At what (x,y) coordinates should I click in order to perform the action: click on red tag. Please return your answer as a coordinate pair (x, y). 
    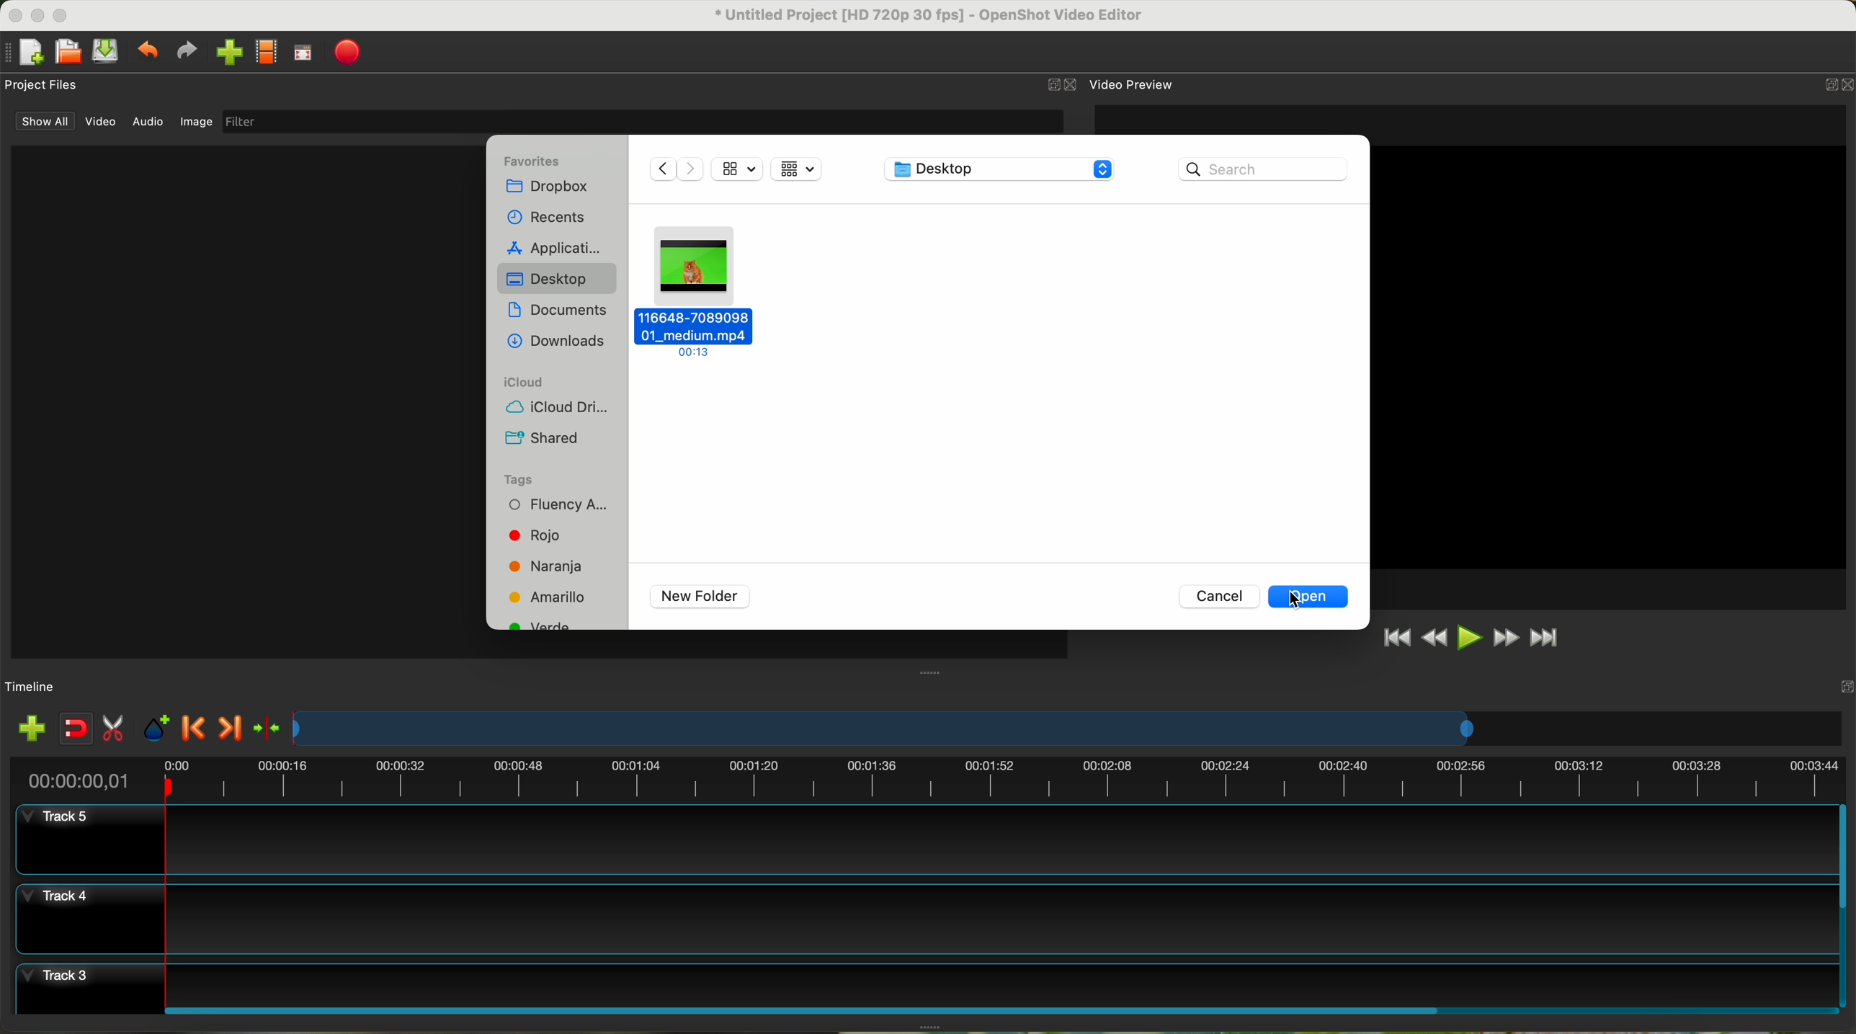
    Looking at the image, I should click on (530, 535).